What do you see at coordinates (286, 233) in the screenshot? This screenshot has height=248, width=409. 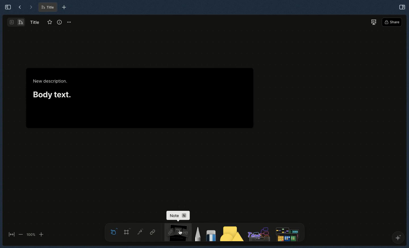 I see `Search file or anything` at bounding box center [286, 233].